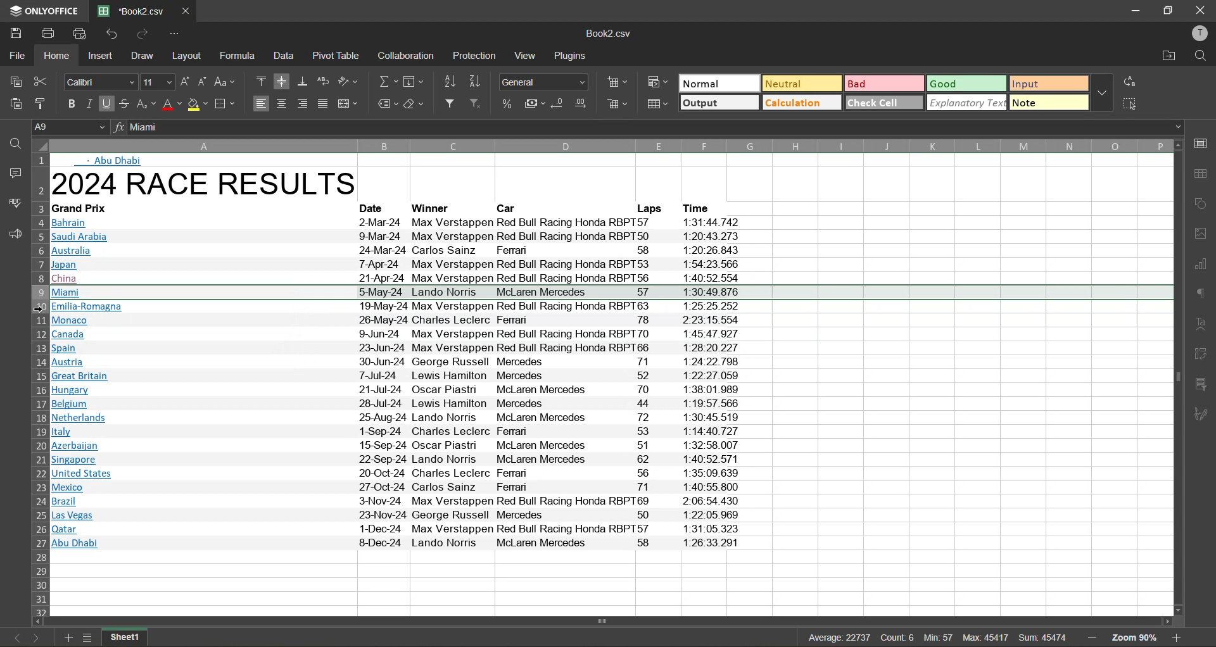  I want to click on data, so click(286, 56).